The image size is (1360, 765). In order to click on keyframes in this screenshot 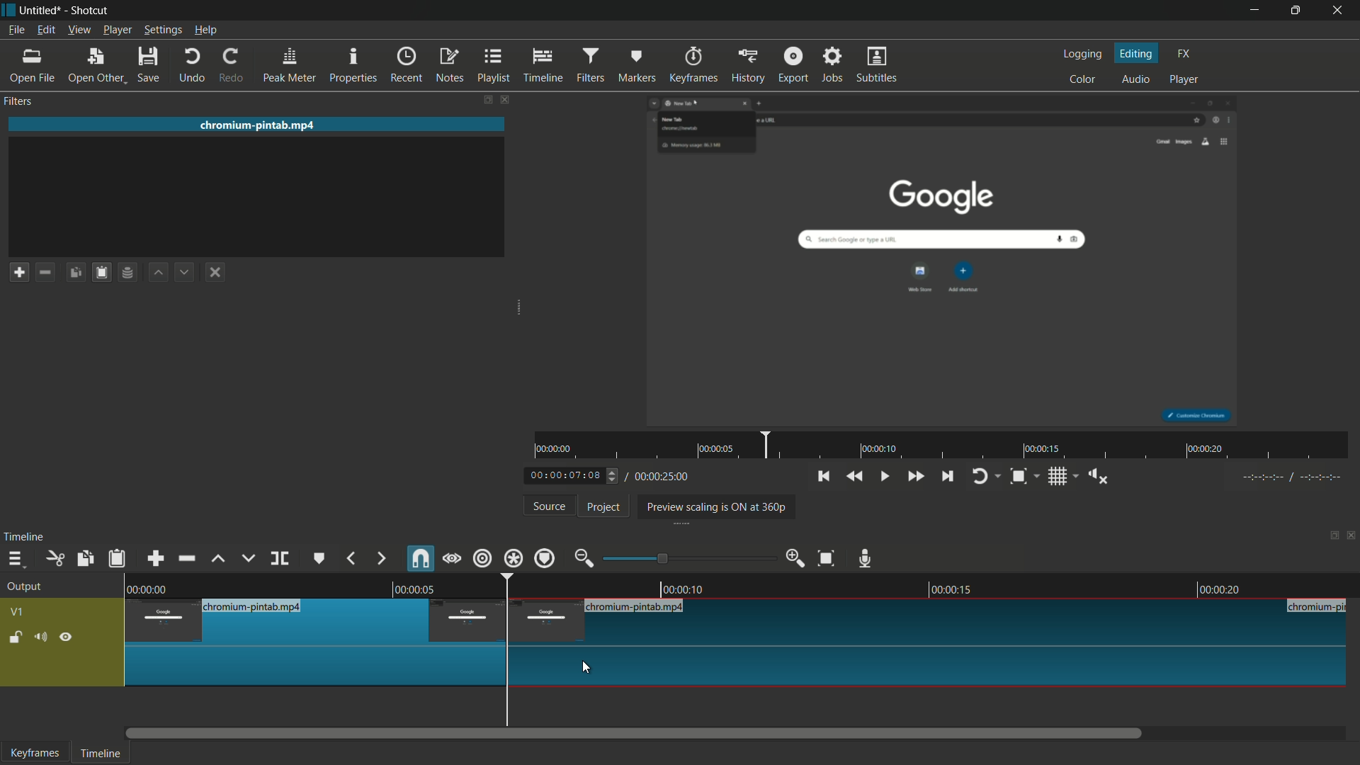, I will do `click(696, 64)`.